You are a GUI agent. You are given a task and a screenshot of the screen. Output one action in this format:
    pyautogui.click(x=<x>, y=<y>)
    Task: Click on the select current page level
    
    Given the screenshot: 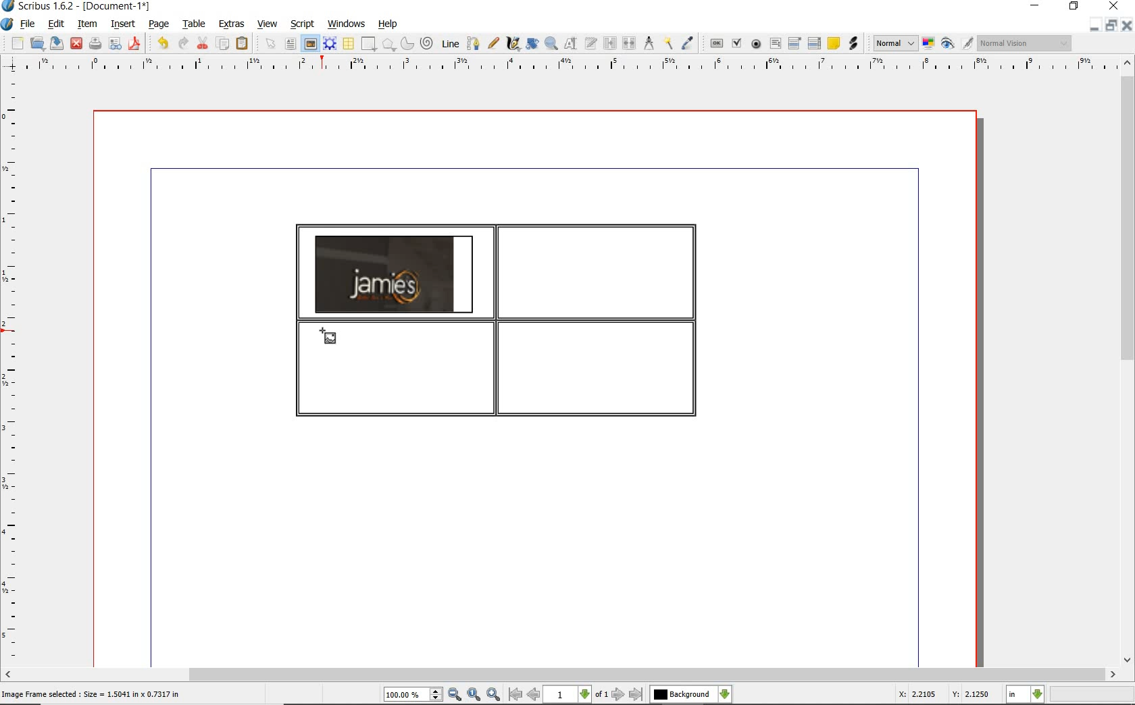 What is the action you would take?
    pyautogui.click(x=576, y=694)
    